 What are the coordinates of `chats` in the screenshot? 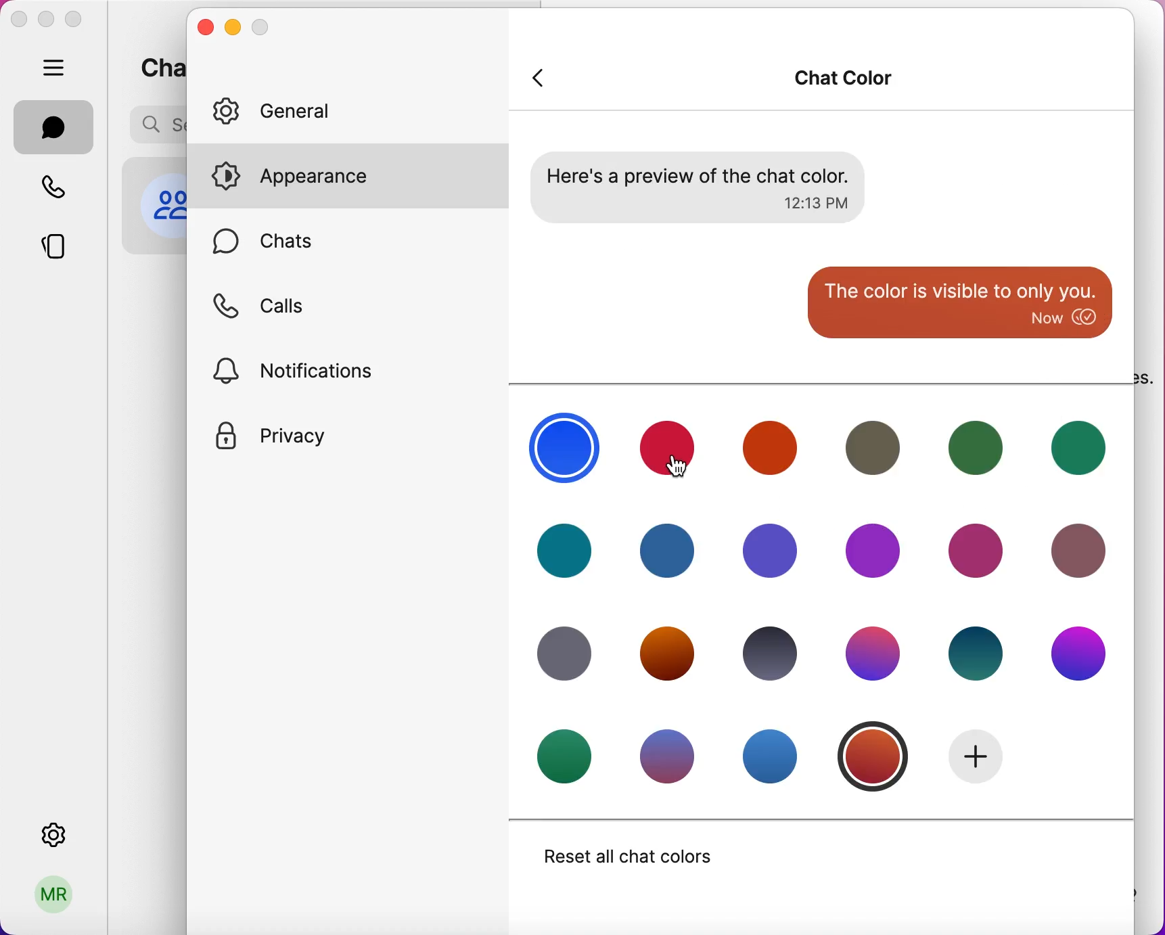 It's located at (157, 65).